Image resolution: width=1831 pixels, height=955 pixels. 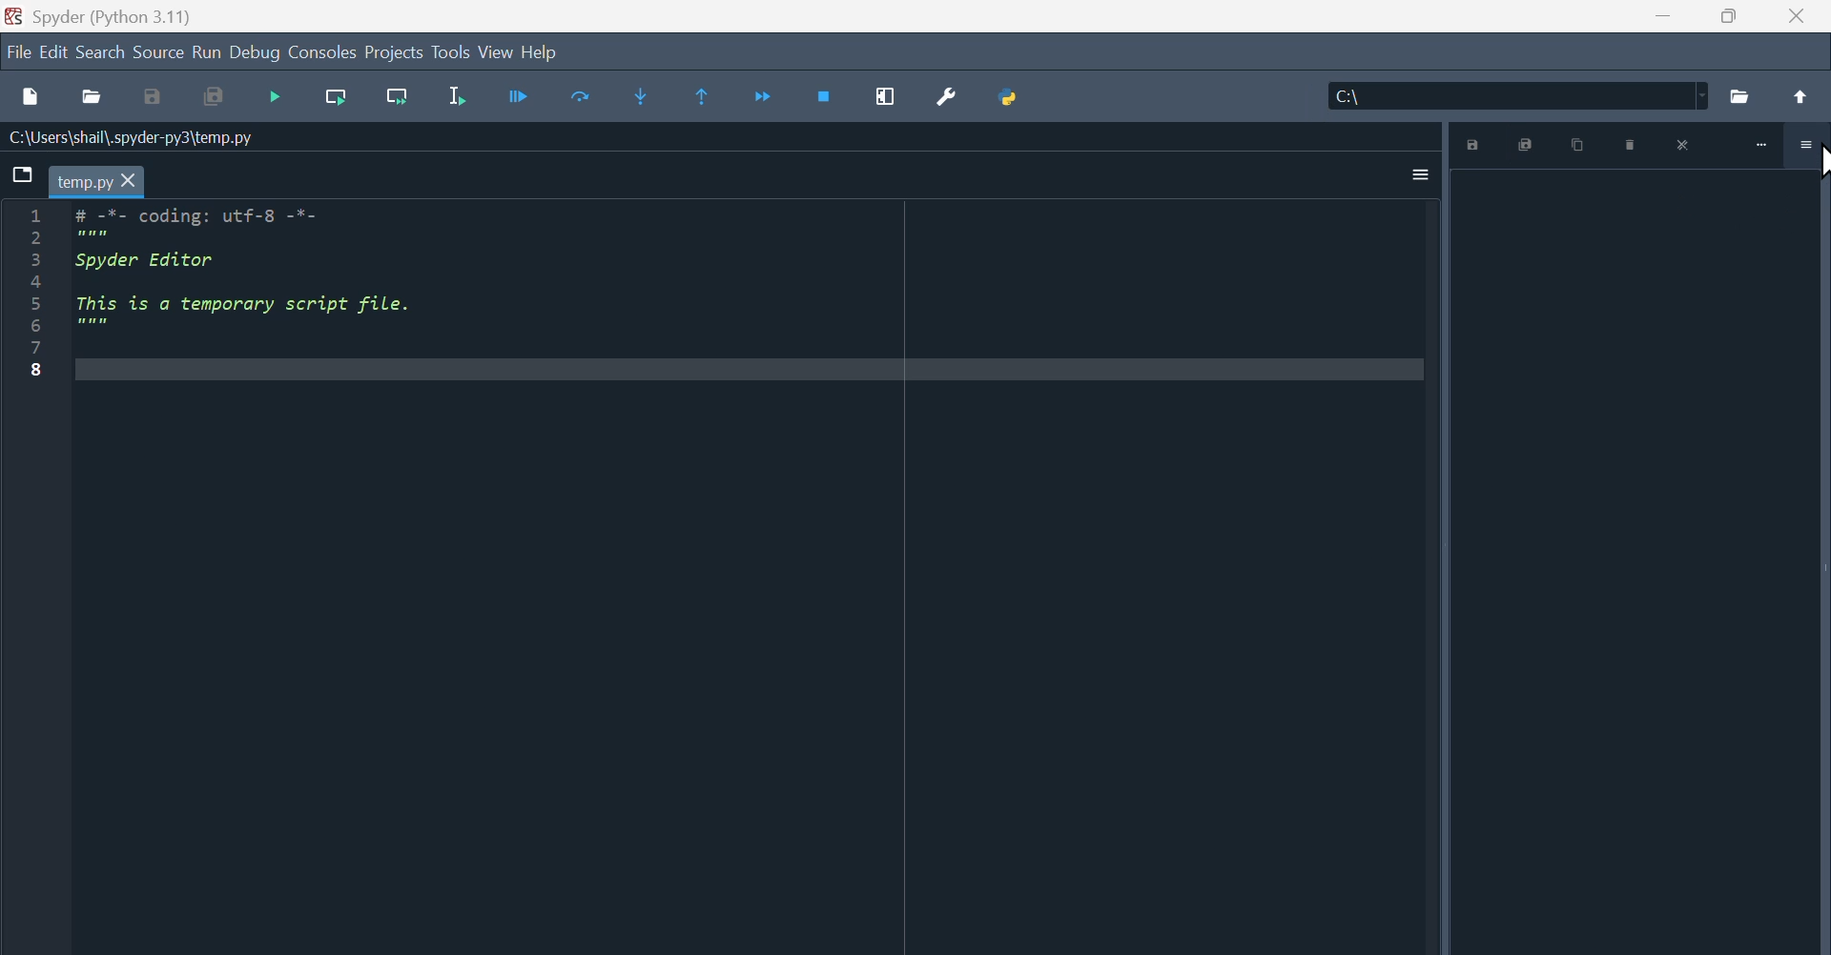 I want to click on Sources, so click(x=158, y=51).